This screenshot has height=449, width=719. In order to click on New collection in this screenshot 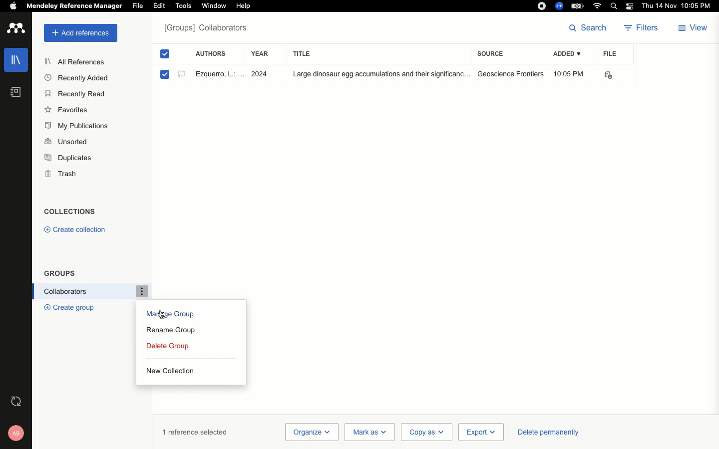, I will do `click(169, 370)`.